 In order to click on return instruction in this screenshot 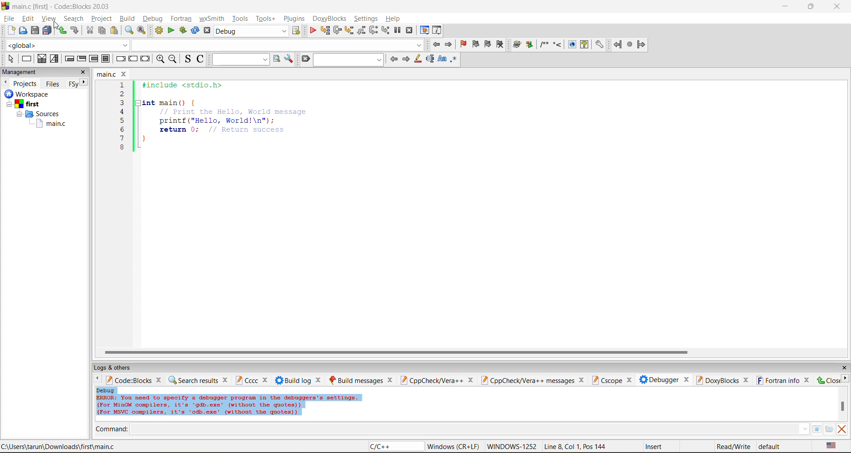, I will do `click(145, 59)`.